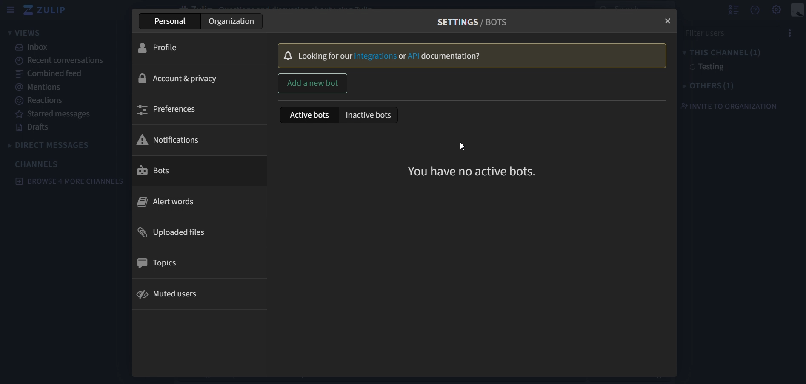 The width and height of the screenshot is (806, 384). I want to click on reactions, so click(41, 101).